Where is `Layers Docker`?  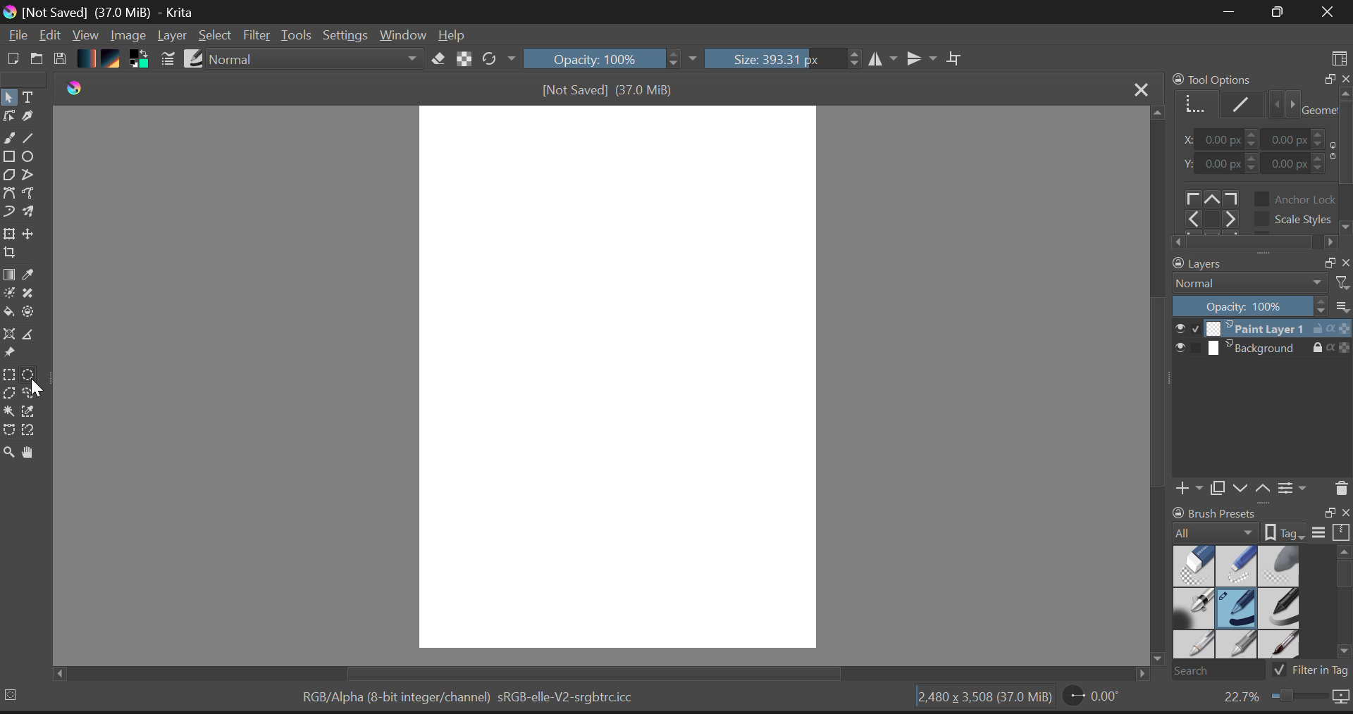 Layers Docker is located at coordinates (1256, 378).